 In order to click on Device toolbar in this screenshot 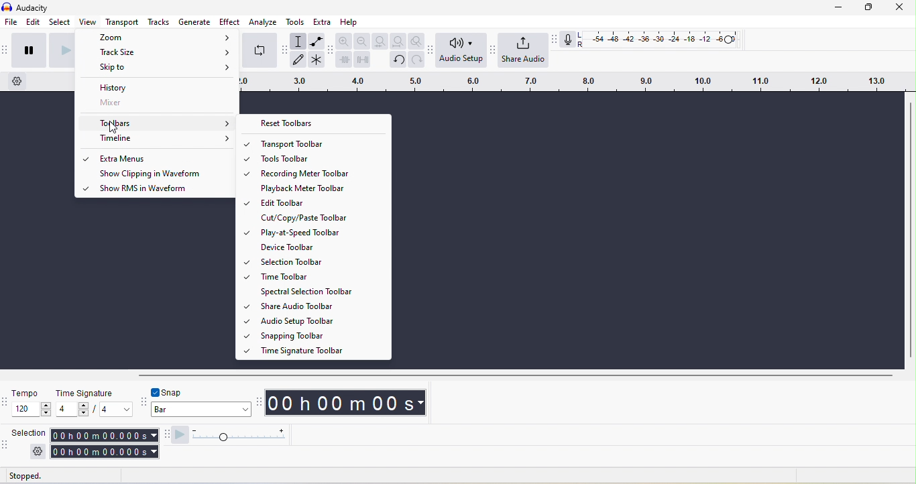, I will do `click(322, 247)`.